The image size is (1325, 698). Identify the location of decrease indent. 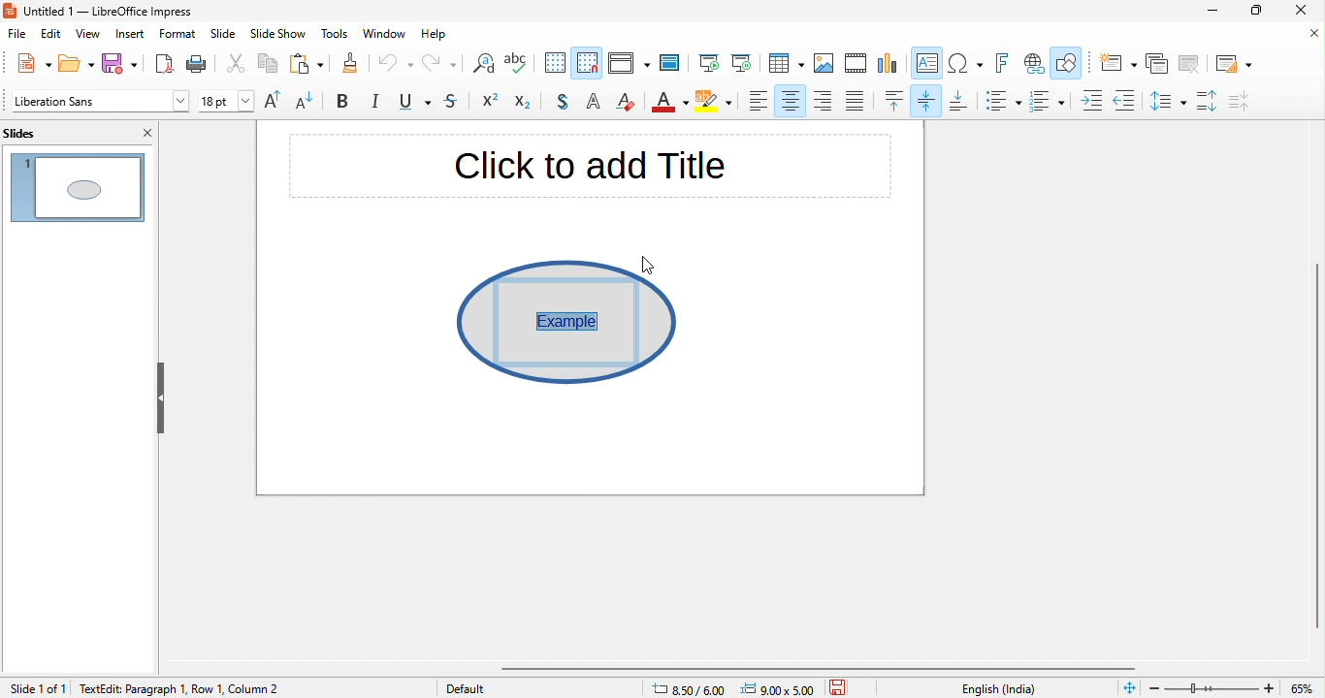
(1124, 98).